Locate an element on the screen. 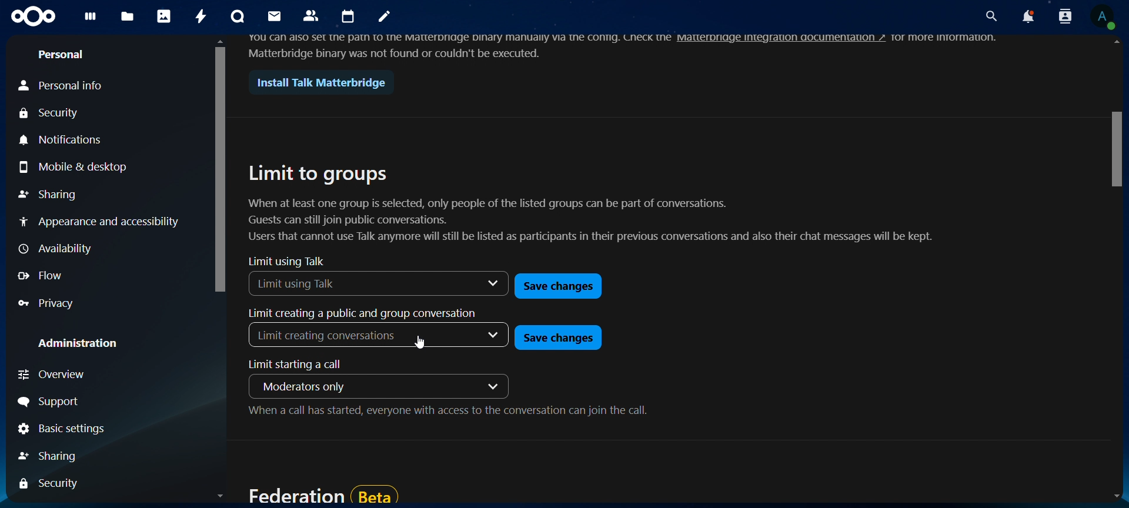 This screenshot has height=508, width=1129. federation beta is located at coordinates (320, 492).